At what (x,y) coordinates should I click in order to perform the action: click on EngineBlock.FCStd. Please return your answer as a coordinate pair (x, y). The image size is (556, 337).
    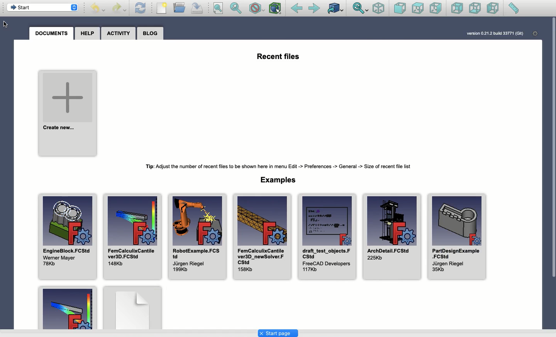
    Looking at the image, I should click on (68, 237).